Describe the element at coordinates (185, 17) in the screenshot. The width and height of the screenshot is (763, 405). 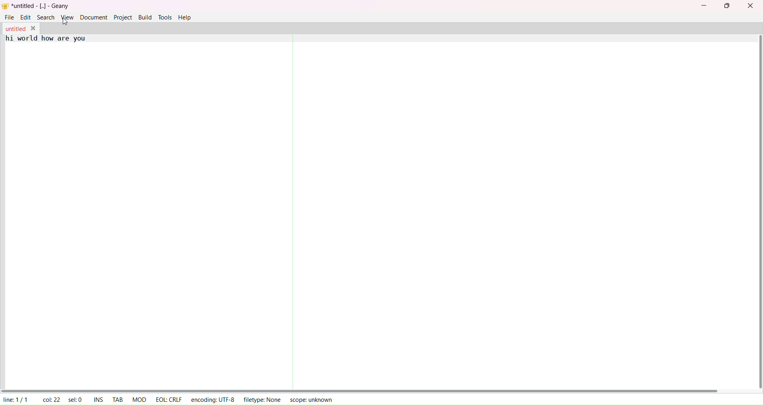
I see `help` at that location.